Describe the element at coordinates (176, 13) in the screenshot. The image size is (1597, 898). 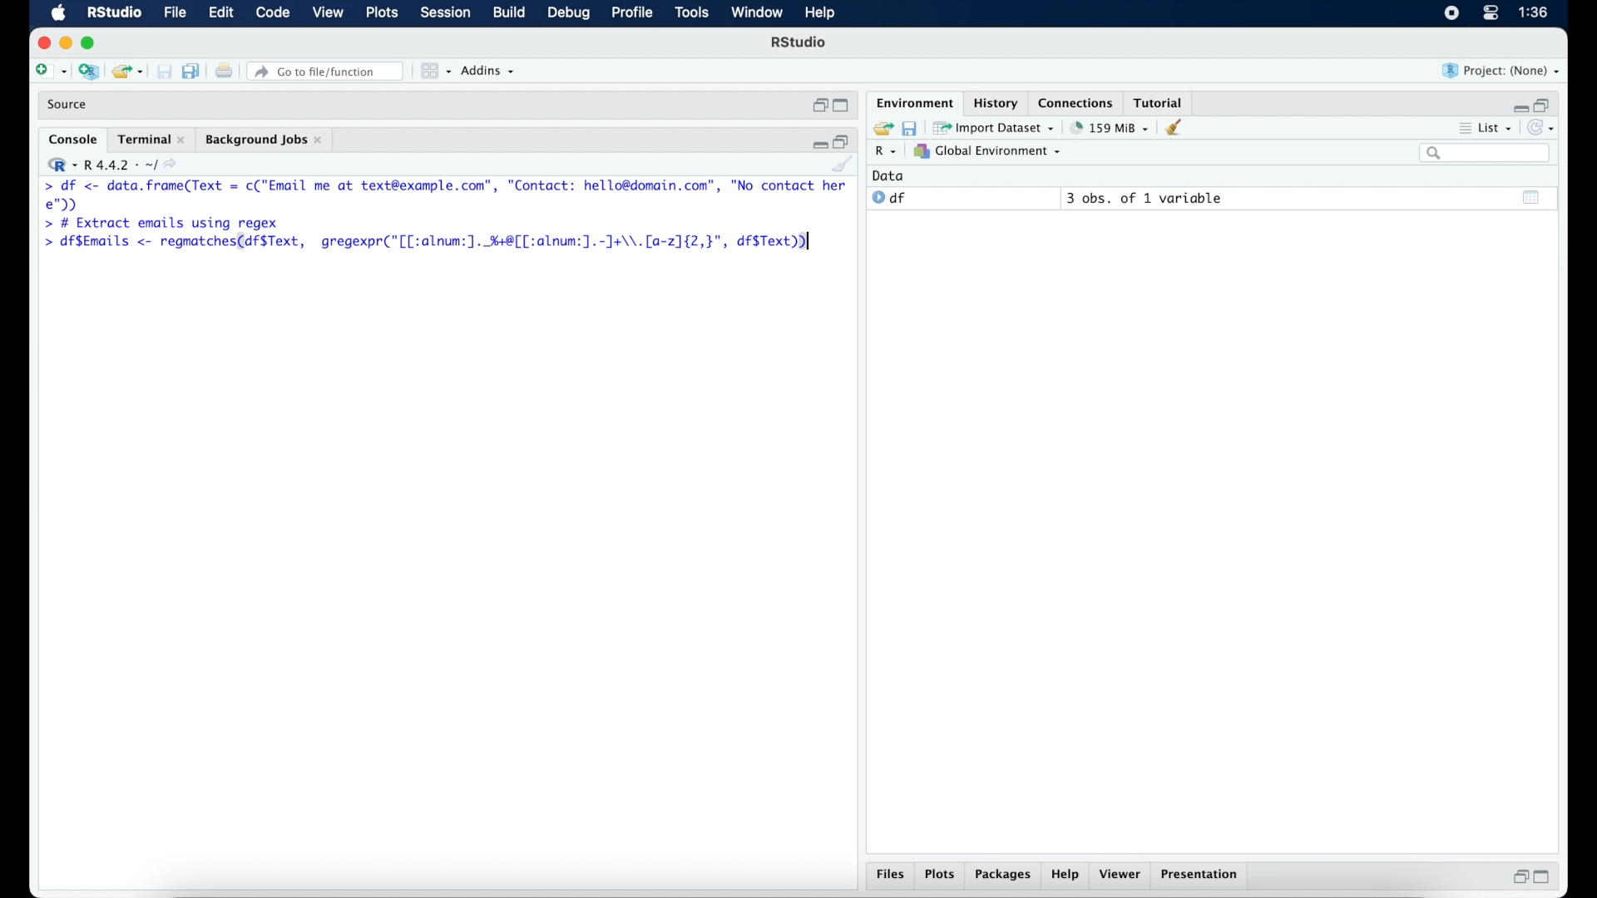
I see `file` at that location.